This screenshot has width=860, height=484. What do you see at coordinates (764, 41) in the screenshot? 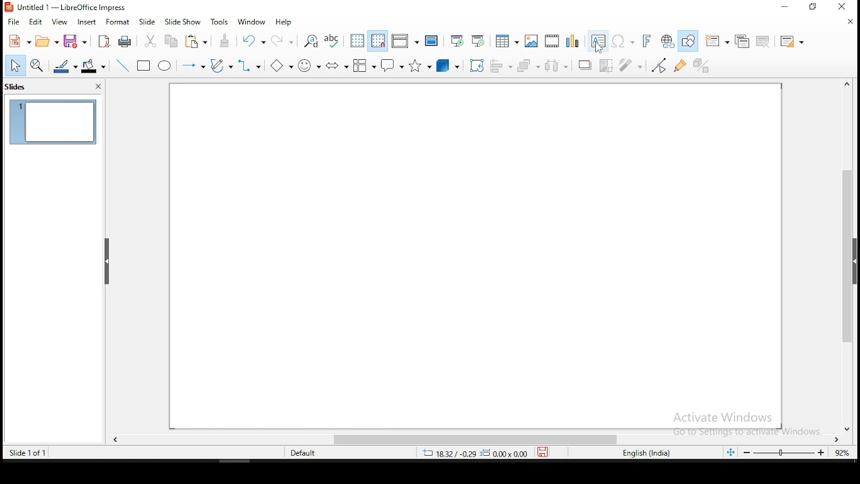
I see `delete slide` at bounding box center [764, 41].